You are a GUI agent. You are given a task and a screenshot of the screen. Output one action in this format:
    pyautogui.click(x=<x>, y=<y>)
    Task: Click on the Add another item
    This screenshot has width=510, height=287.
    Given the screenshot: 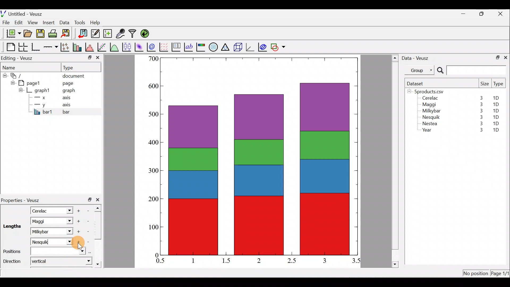 What is the action you would take?
    pyautogui.click(x=79, y=210)
    